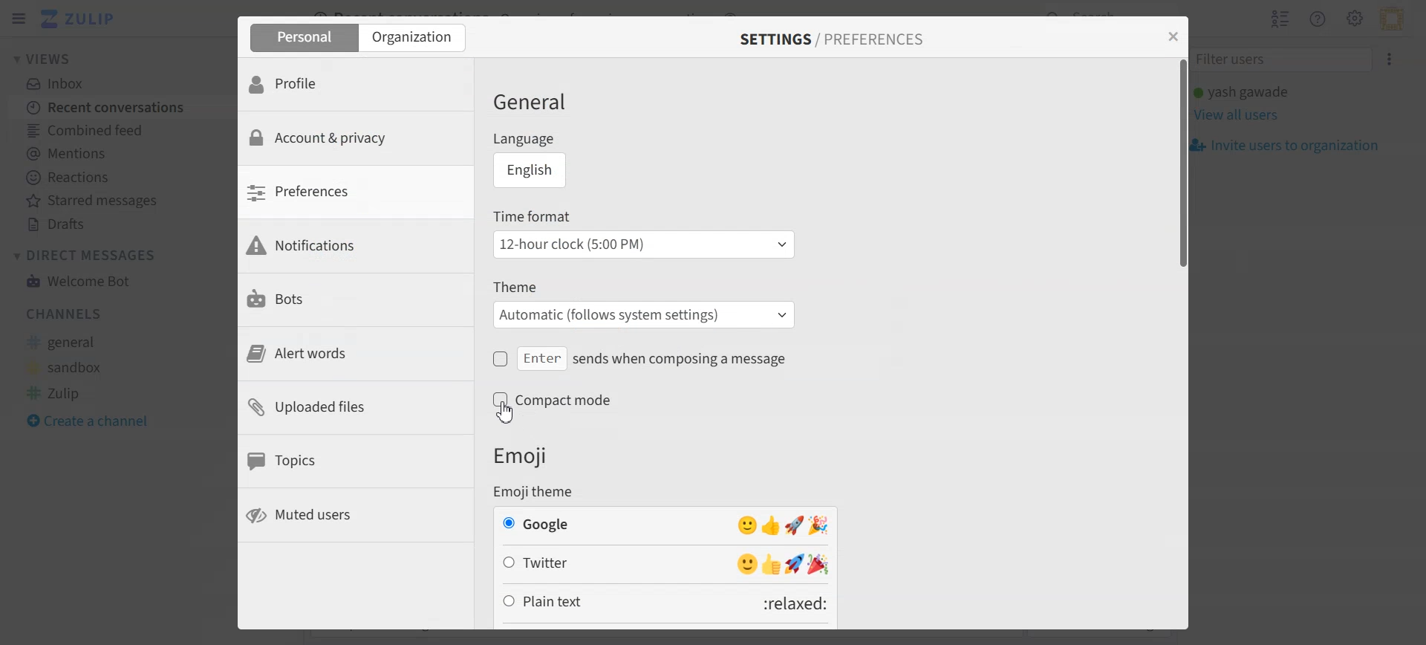  Describe the element at coordinates (355, 83) in the screenshot. I see `Profile` at that location.